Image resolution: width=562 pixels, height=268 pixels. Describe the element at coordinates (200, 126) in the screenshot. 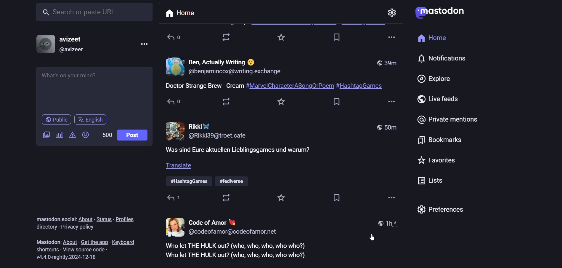

I see `rikki` at that location.